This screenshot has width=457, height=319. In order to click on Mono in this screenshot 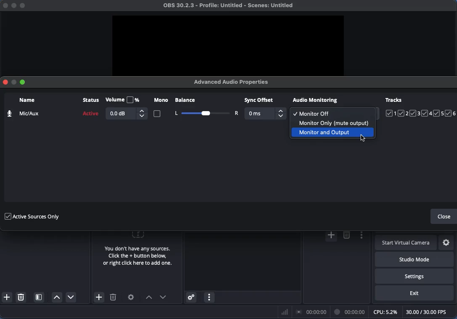, I will do `click(161, 108)`.